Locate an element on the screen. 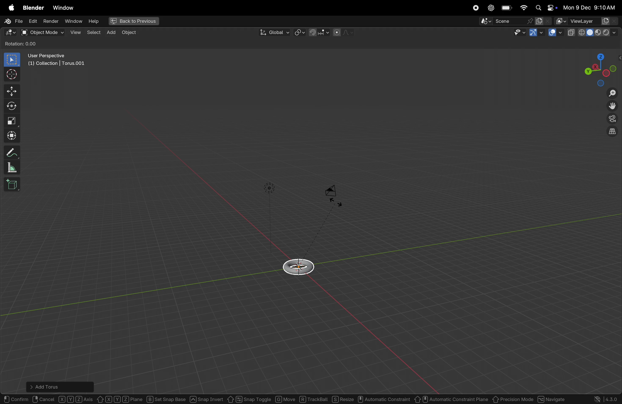  lights is located at coordinates (269, 188).